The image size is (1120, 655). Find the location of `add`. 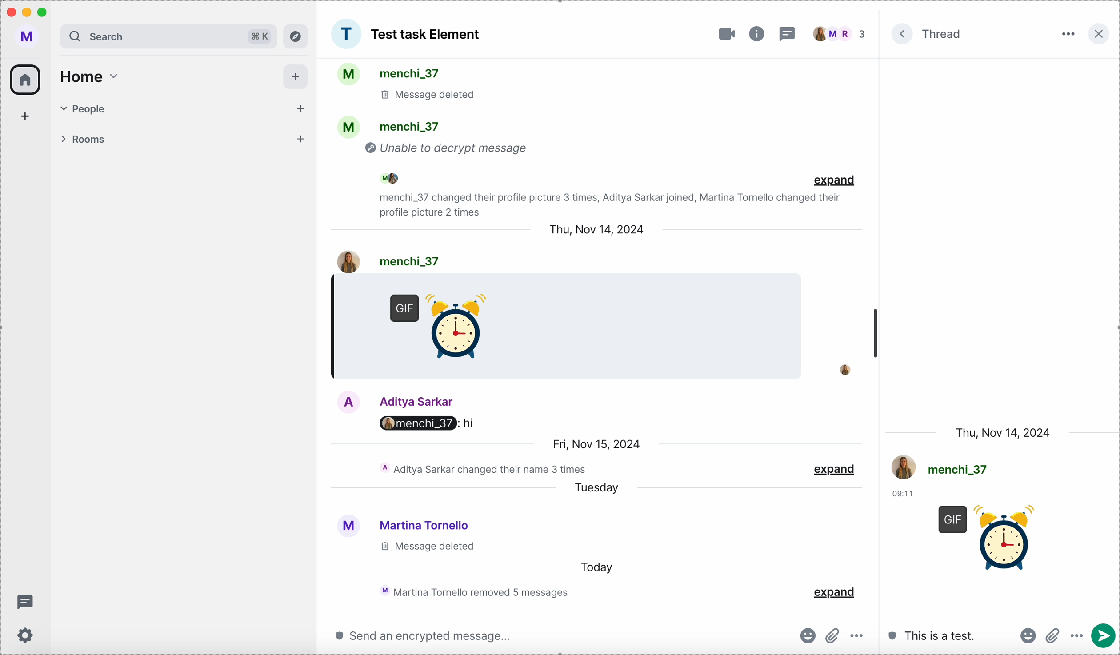

add is located at coordinates (296, 77).